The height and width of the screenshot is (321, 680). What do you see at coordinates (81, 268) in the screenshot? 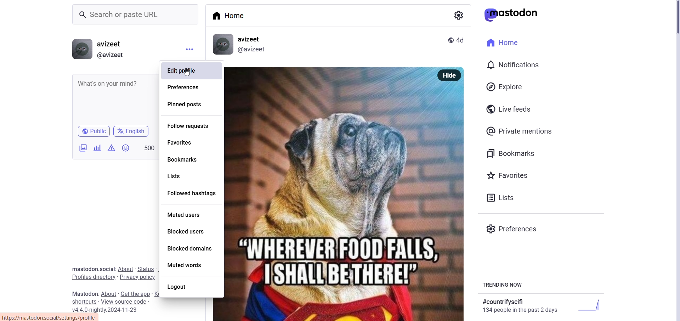
I see `mastodon` at bounding box center [81, 268].